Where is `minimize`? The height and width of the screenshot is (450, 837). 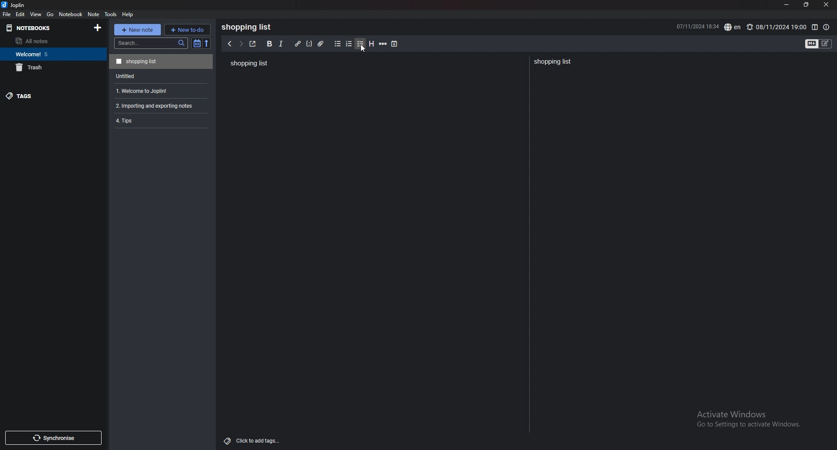
minimize is located at coordinates (787, 5).